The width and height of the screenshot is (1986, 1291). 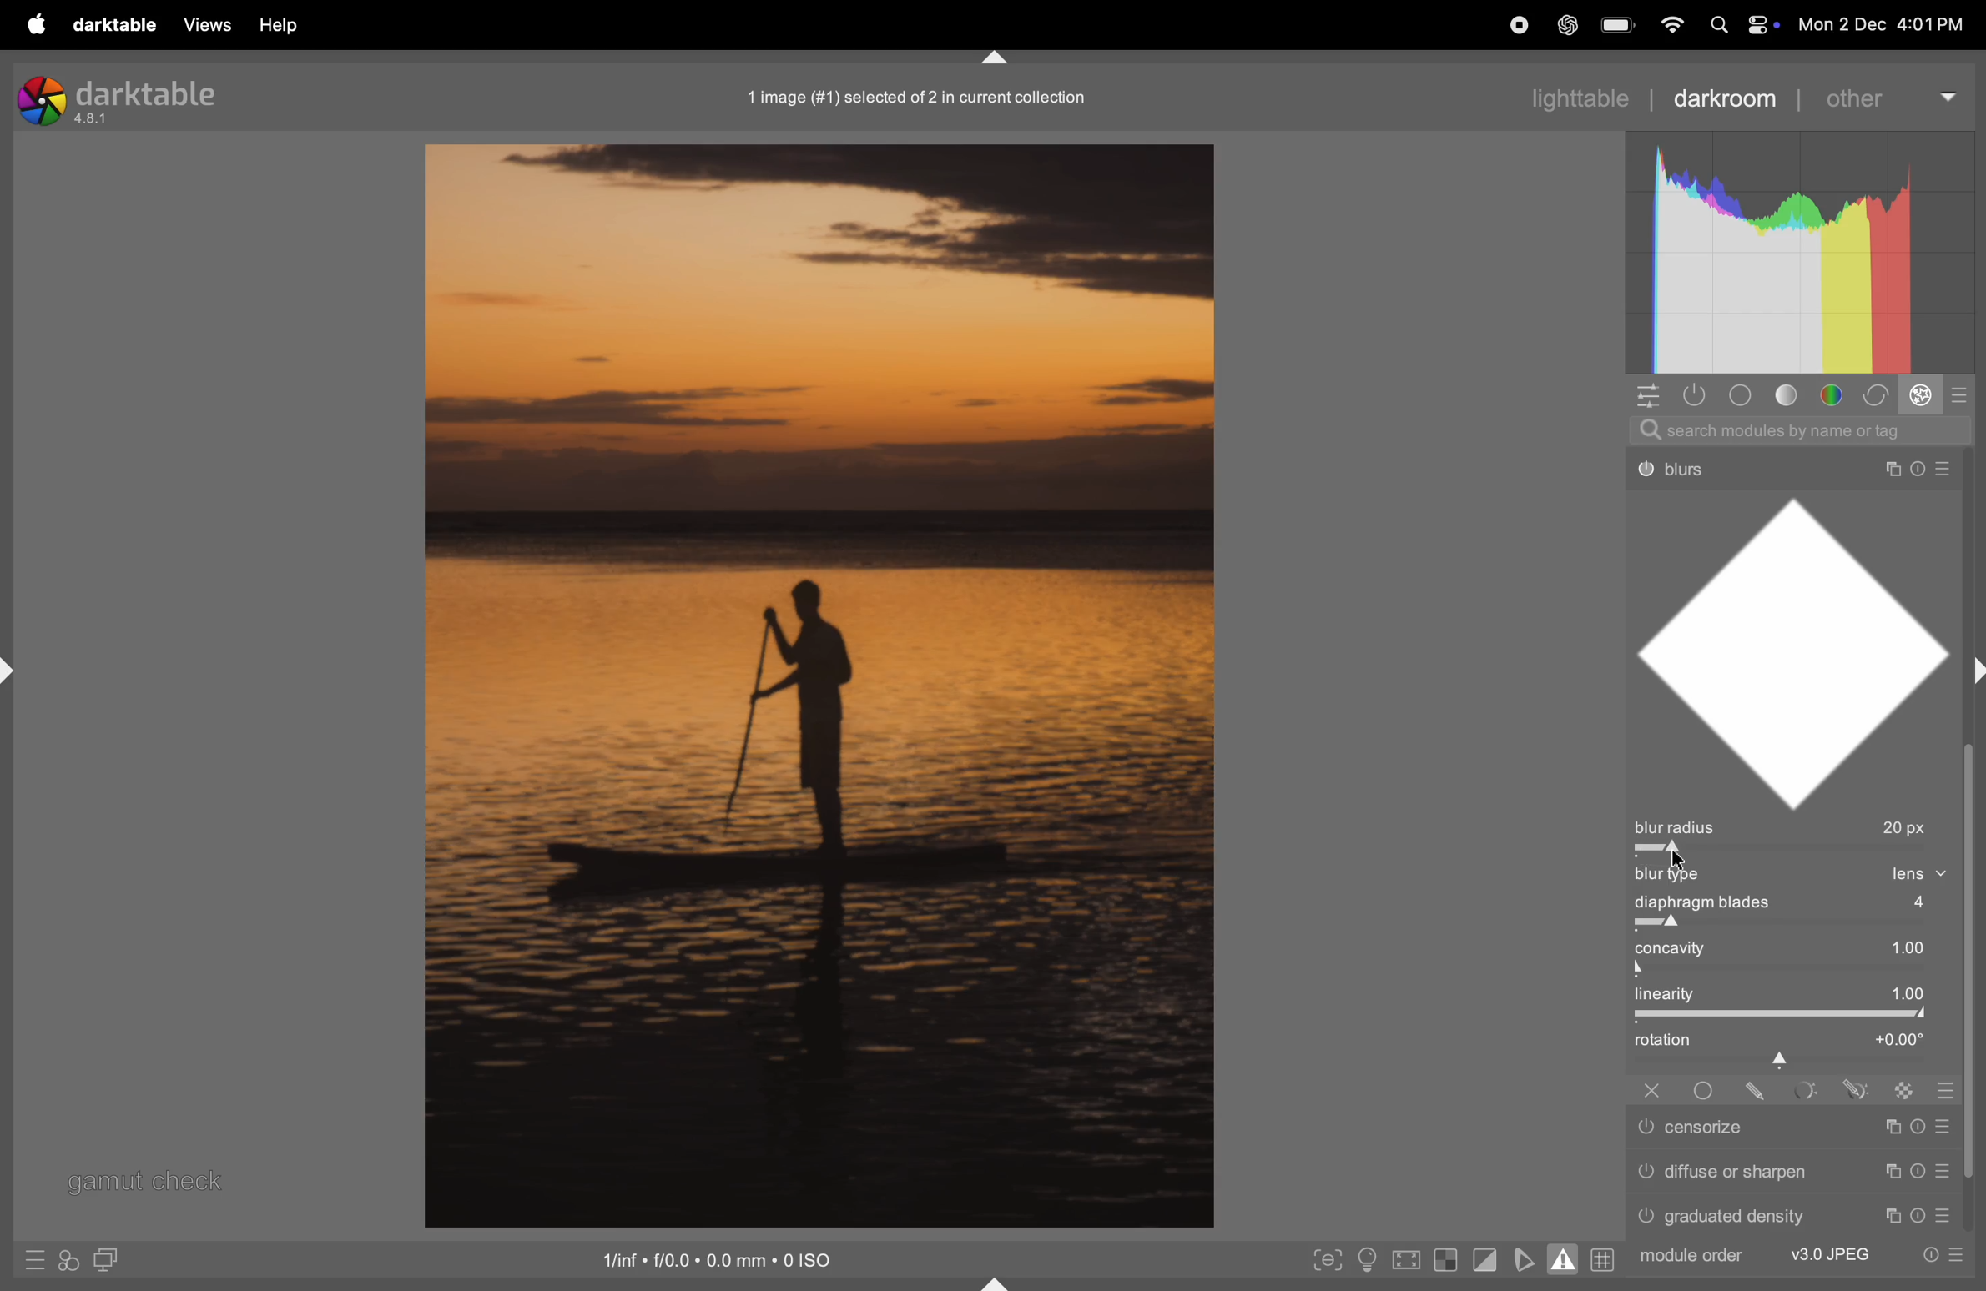 What do you see at coordinates (1328, 1261) in the screenshot?
I see `toggle peak focusing mode` at bounding box center [1328, 1261].